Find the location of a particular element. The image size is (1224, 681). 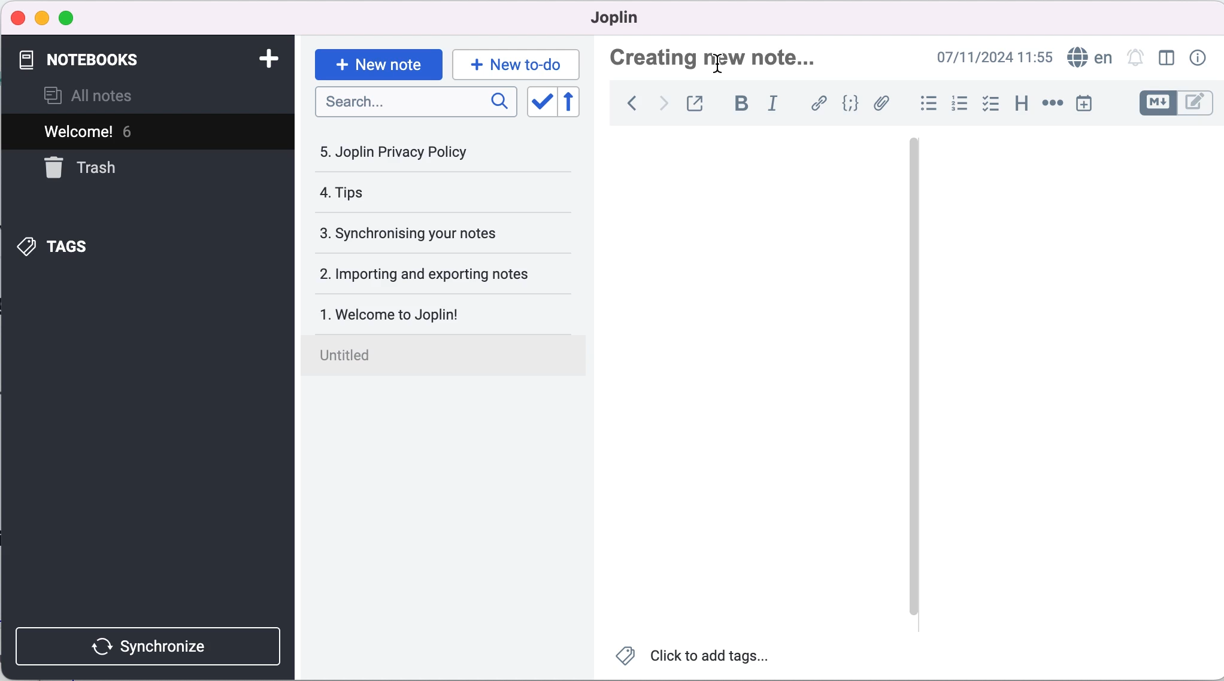

blank canvas is located at coordinates (1072, 382).